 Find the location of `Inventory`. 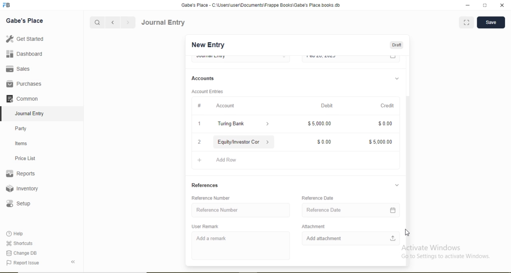

Inventory is located at coordinates (22, 188).